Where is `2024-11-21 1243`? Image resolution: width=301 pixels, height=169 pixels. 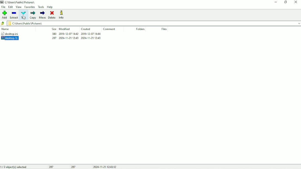 2024-11-21 1243 is located at coordinates (91, 39).